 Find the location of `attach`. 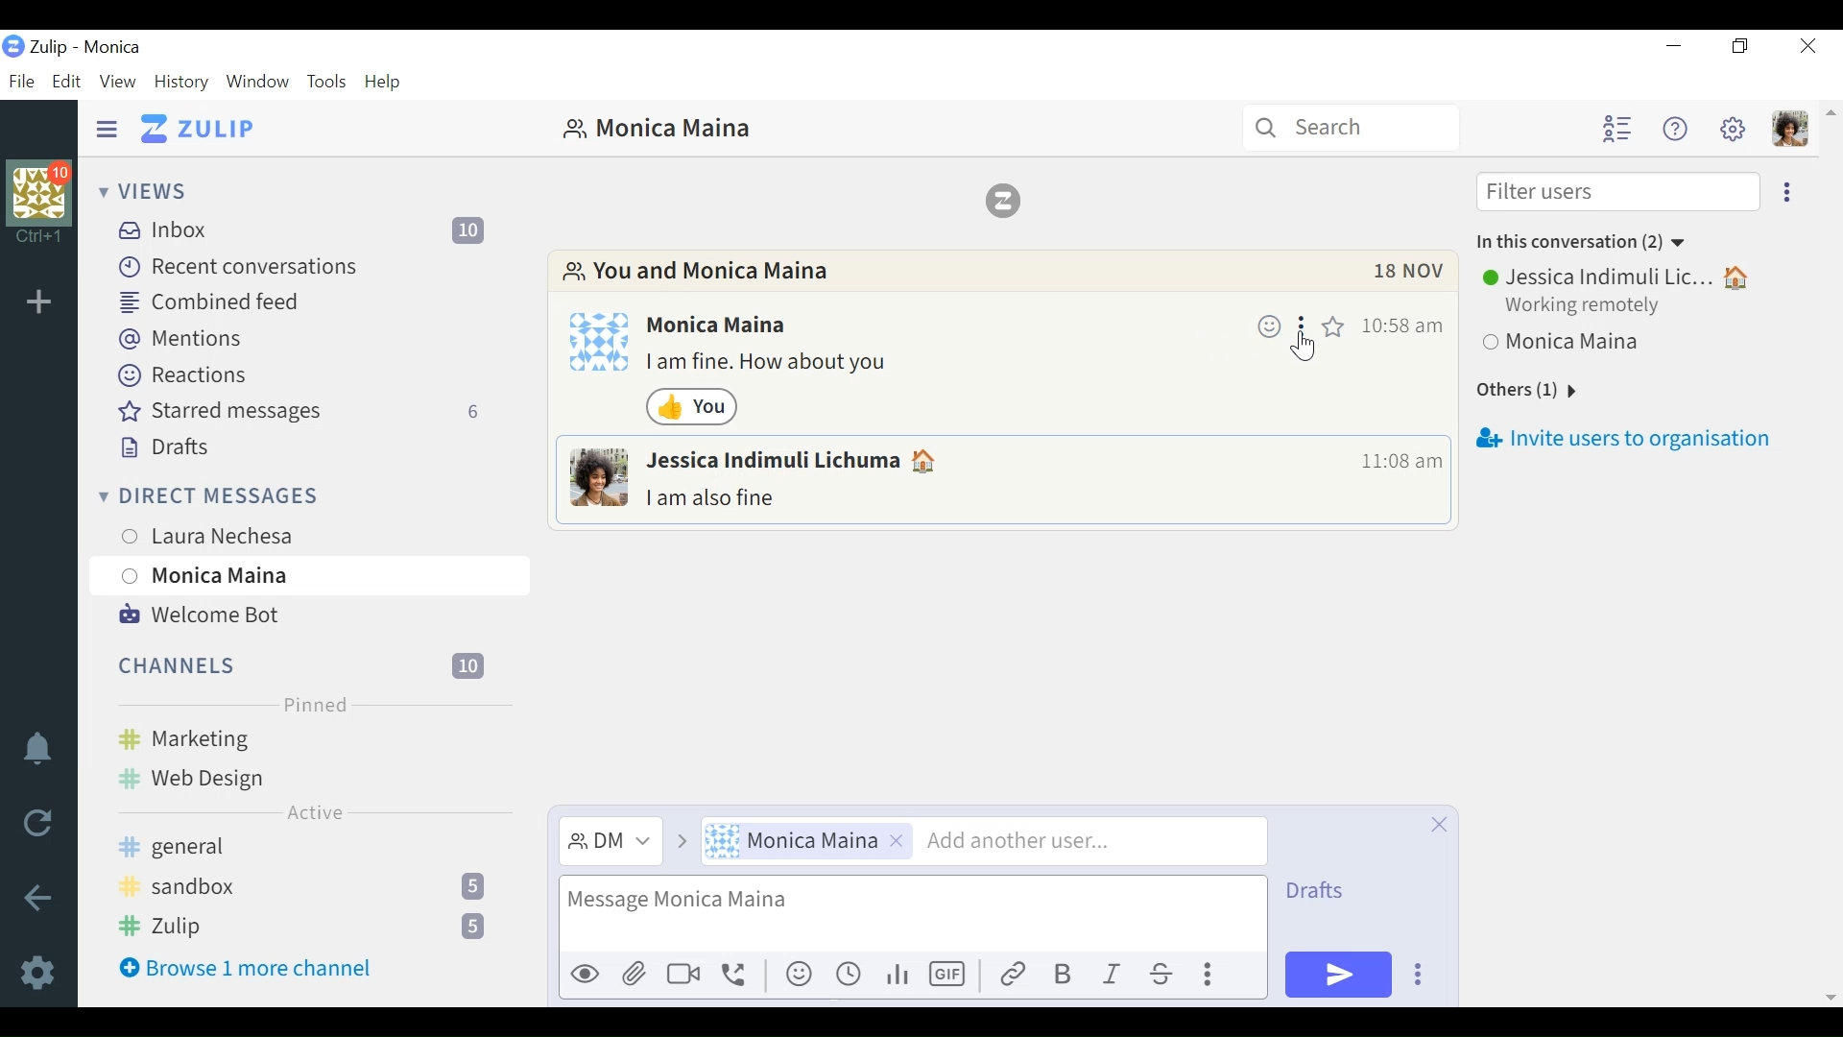

attach is located at coordinates (635, 976).